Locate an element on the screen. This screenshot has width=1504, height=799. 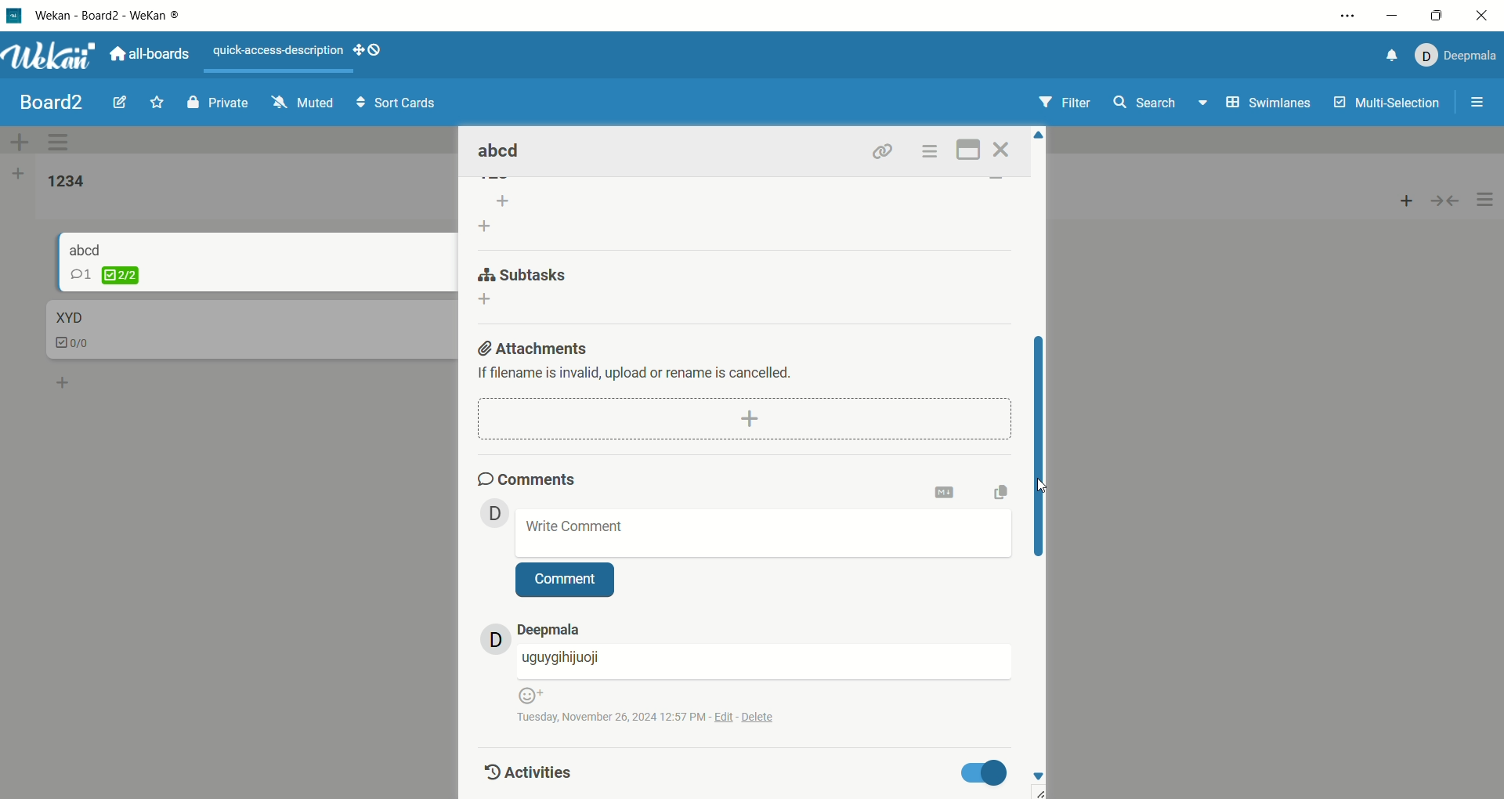
list title is located at coordinates (67, 183).